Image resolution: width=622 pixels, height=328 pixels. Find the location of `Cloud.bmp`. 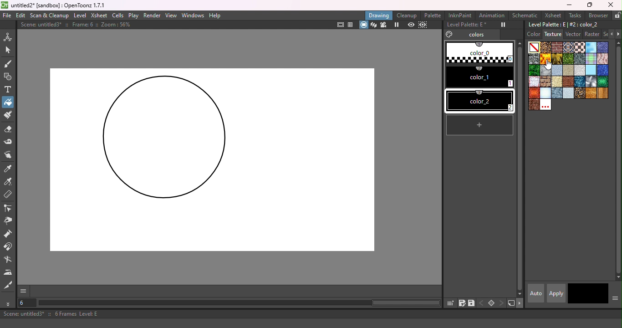

Cloud.bmp is located at coordinates (591, 47).